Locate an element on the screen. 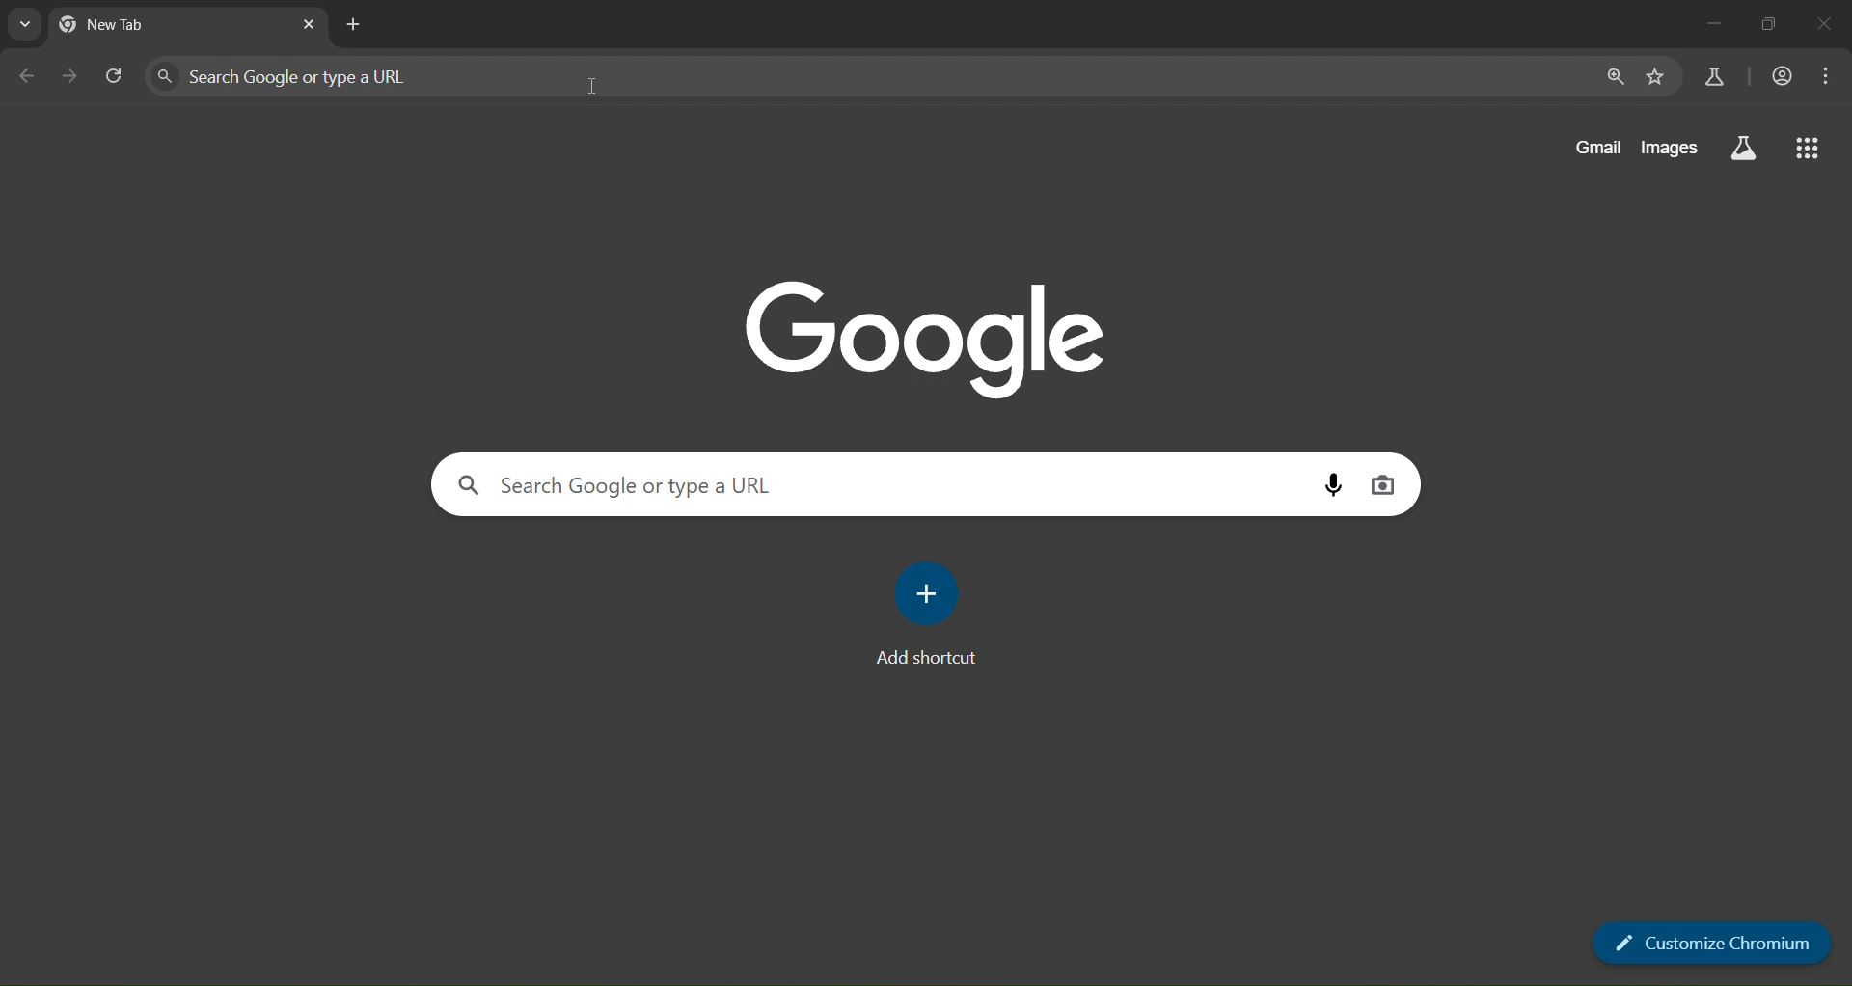  search labs is located at coordinates (1743, 149).